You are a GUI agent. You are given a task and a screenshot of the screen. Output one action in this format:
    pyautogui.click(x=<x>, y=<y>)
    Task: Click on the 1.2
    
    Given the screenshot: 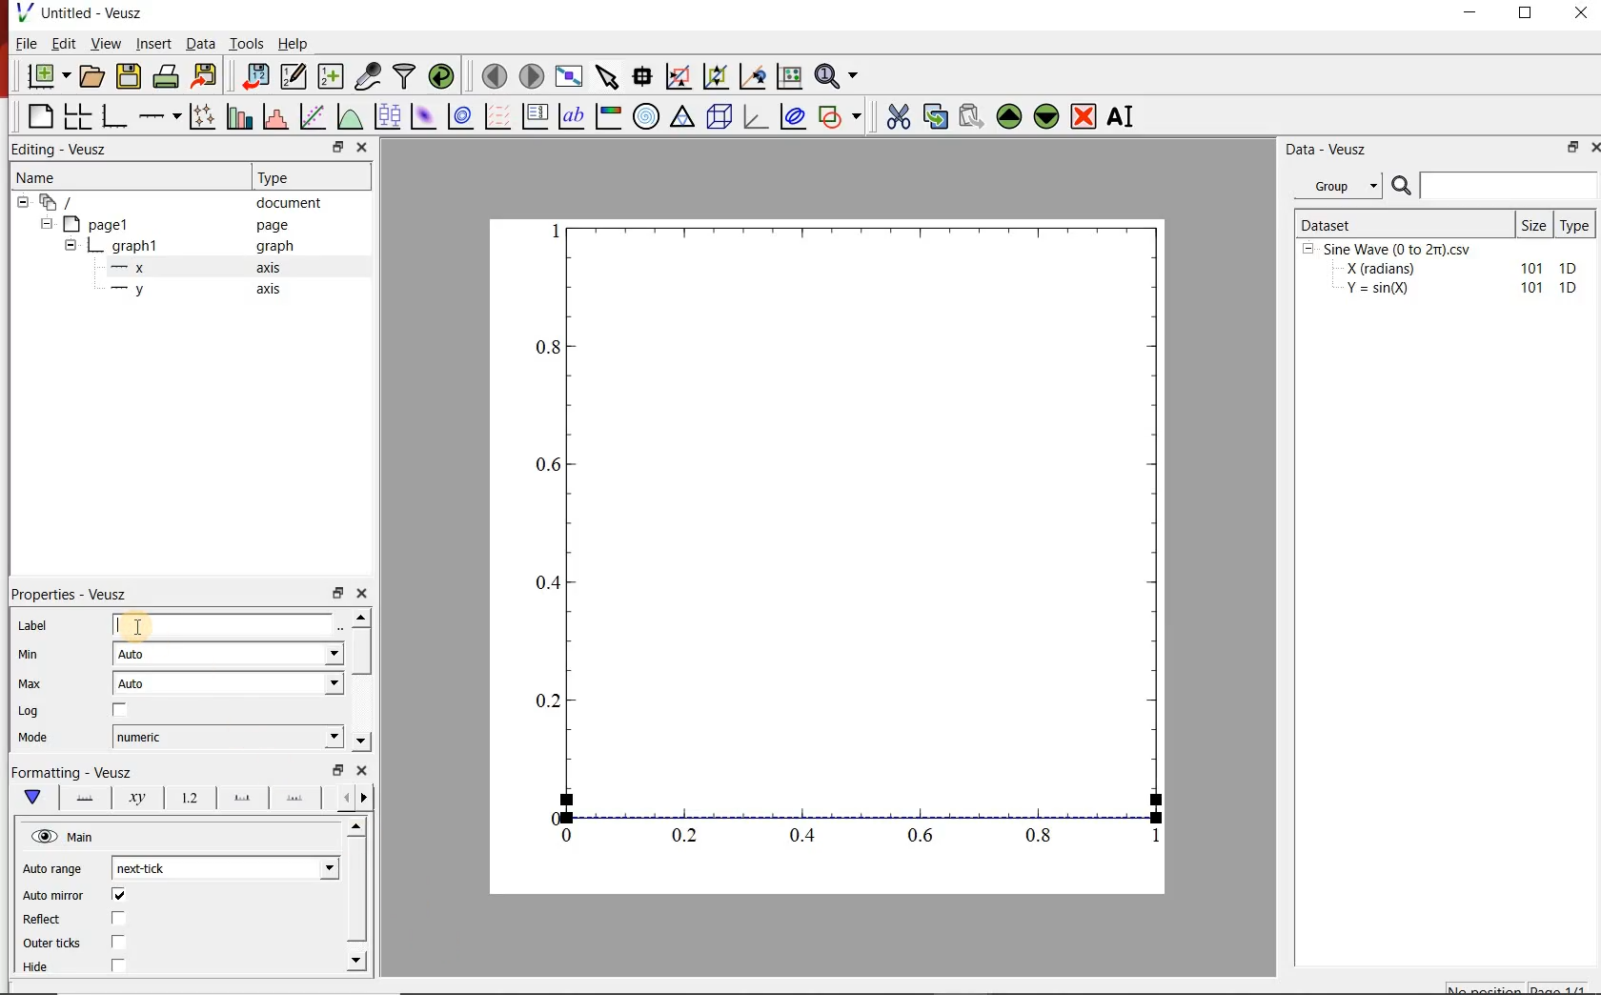 What is the action you would take?
    pyautogui.click(x=187, y=799)
    